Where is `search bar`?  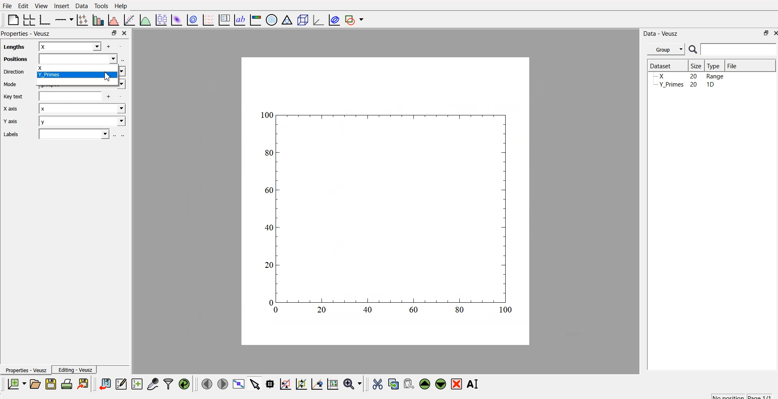
search bar is located at coordinates (739, 49).